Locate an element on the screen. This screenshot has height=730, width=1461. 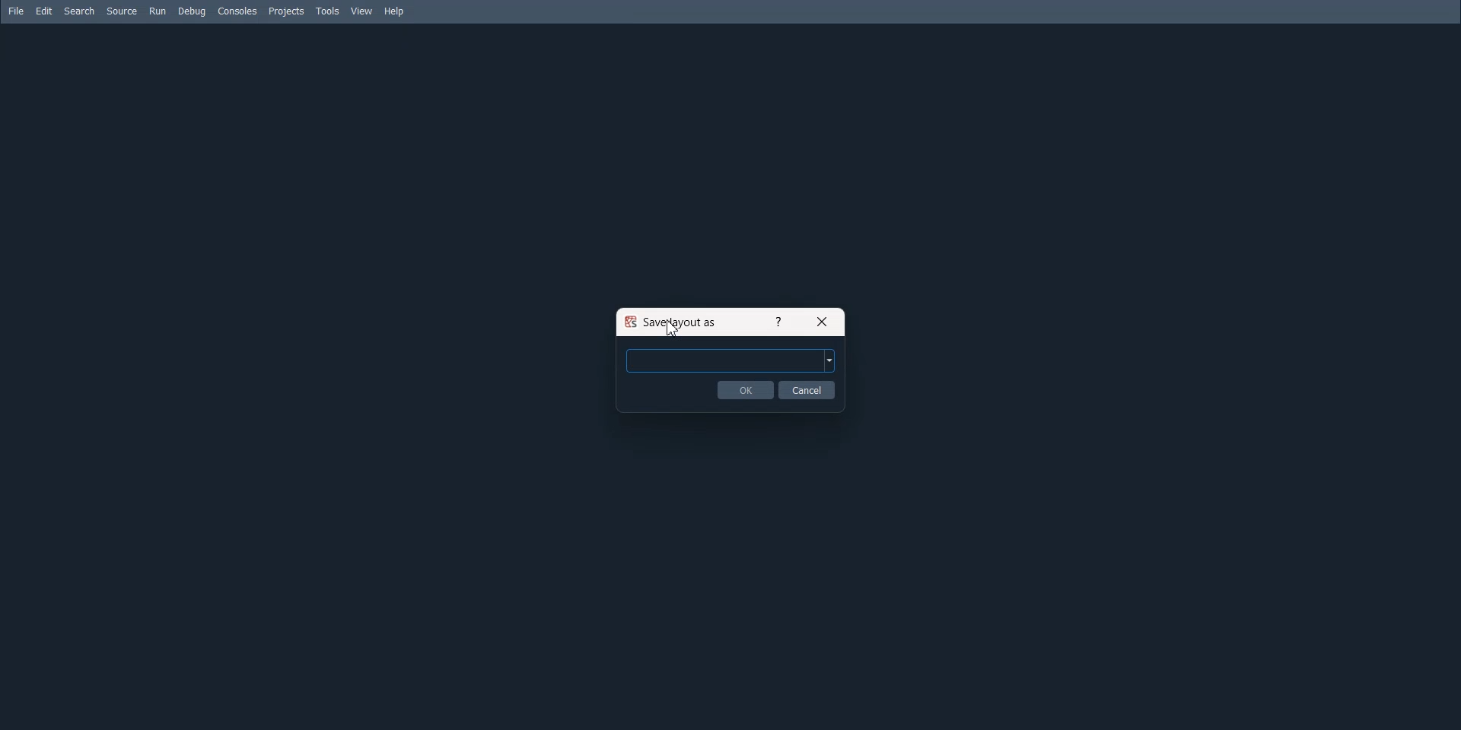
Debug is located at coordinates (192, 11).